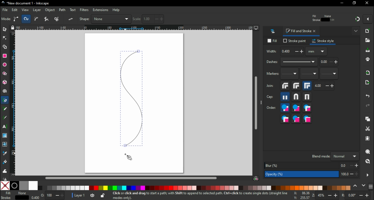  What do you see at coordinates (255, 104) in the screenshot?
I see `scroll bar` at bounding box center [255, 104].